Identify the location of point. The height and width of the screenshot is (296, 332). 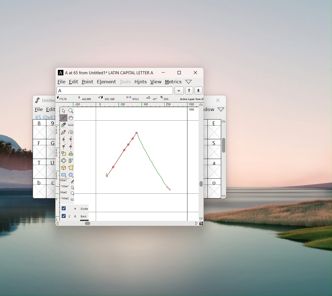
(88, 82).